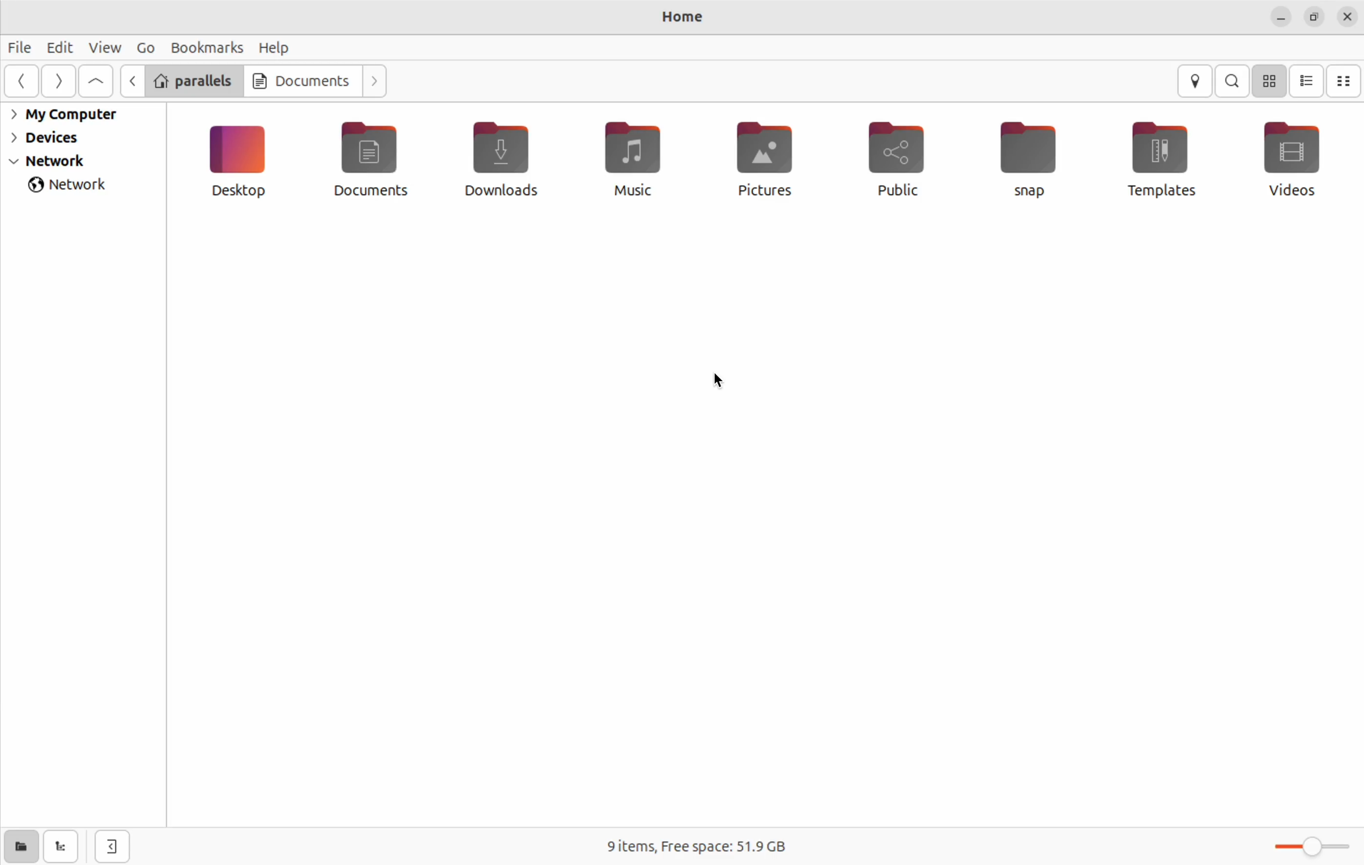 This screenshot has height=865, width=1364. Describe the element at coordinates (508, 159) in the screenshot. I see `downloads` at that location.